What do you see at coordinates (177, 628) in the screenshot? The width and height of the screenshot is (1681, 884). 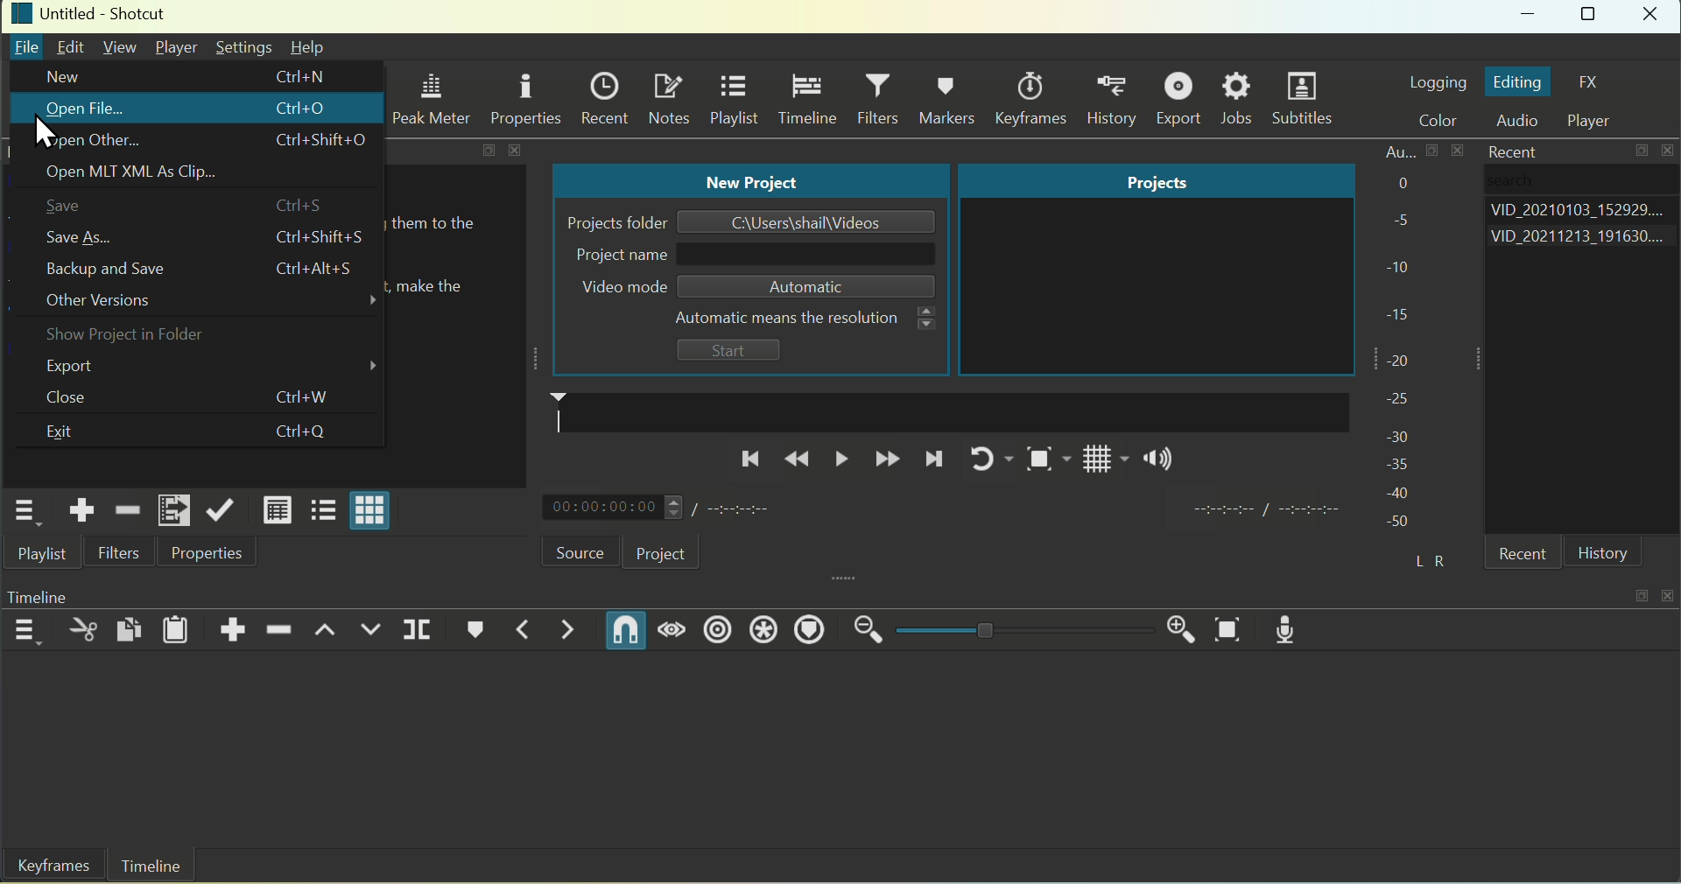 I see `Paste` at bounding box center [177, 628].